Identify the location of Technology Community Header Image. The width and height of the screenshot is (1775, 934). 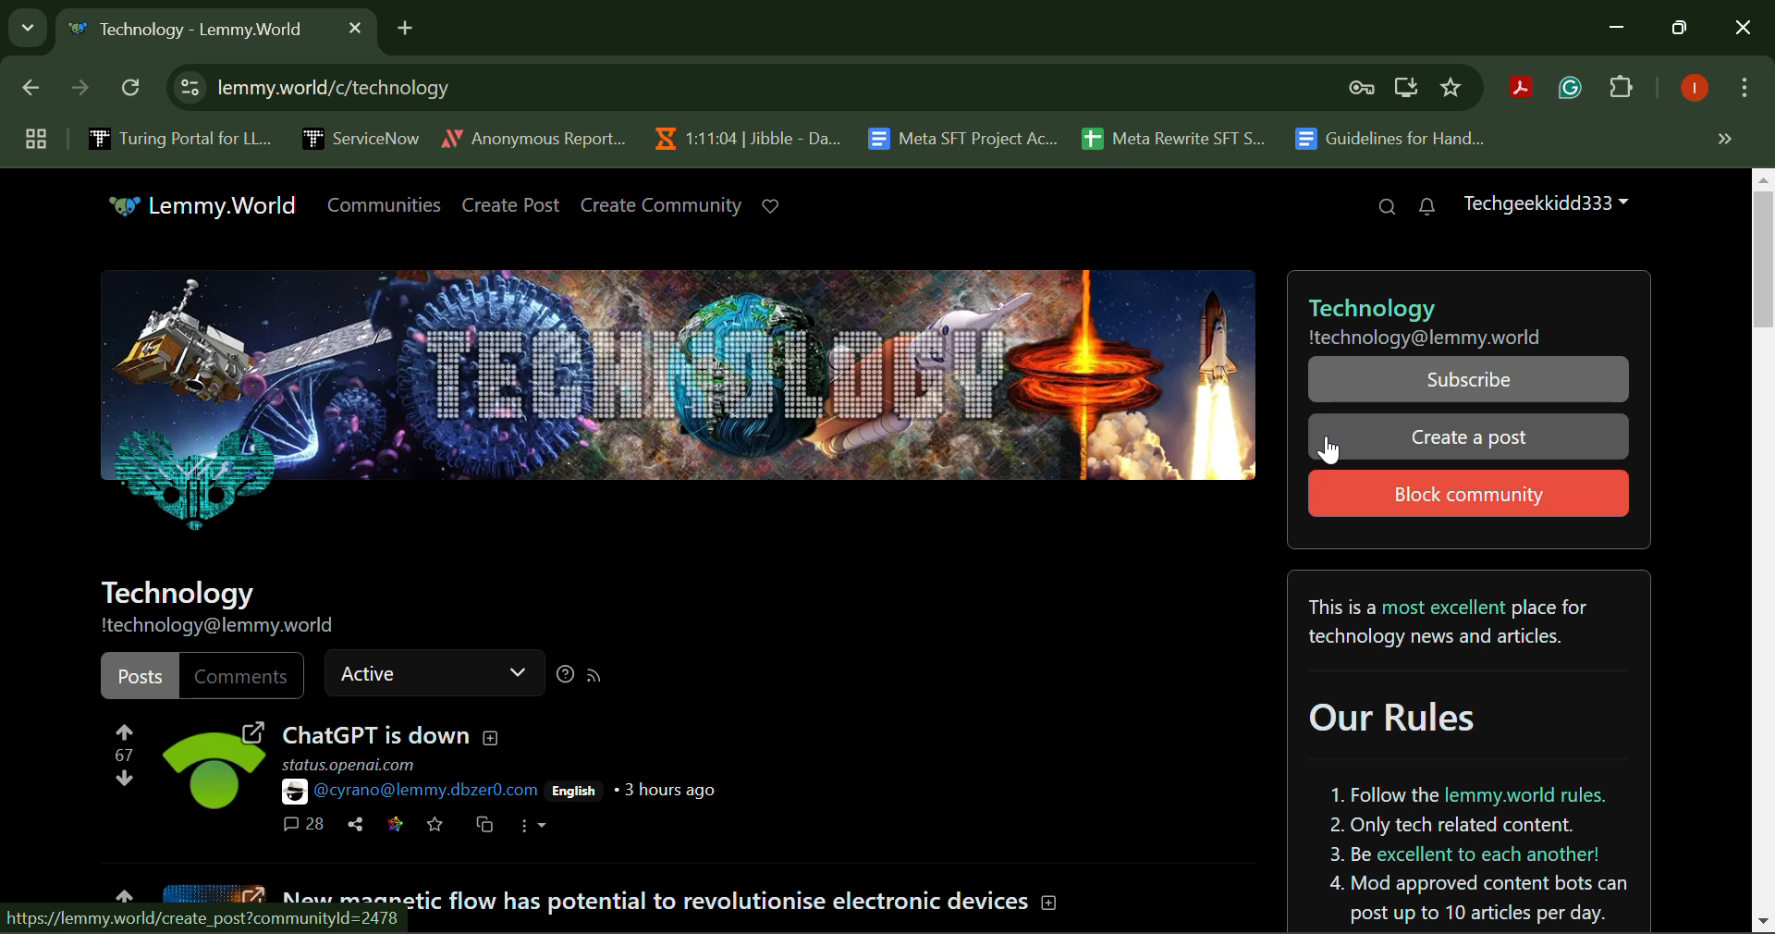
(679, 408).